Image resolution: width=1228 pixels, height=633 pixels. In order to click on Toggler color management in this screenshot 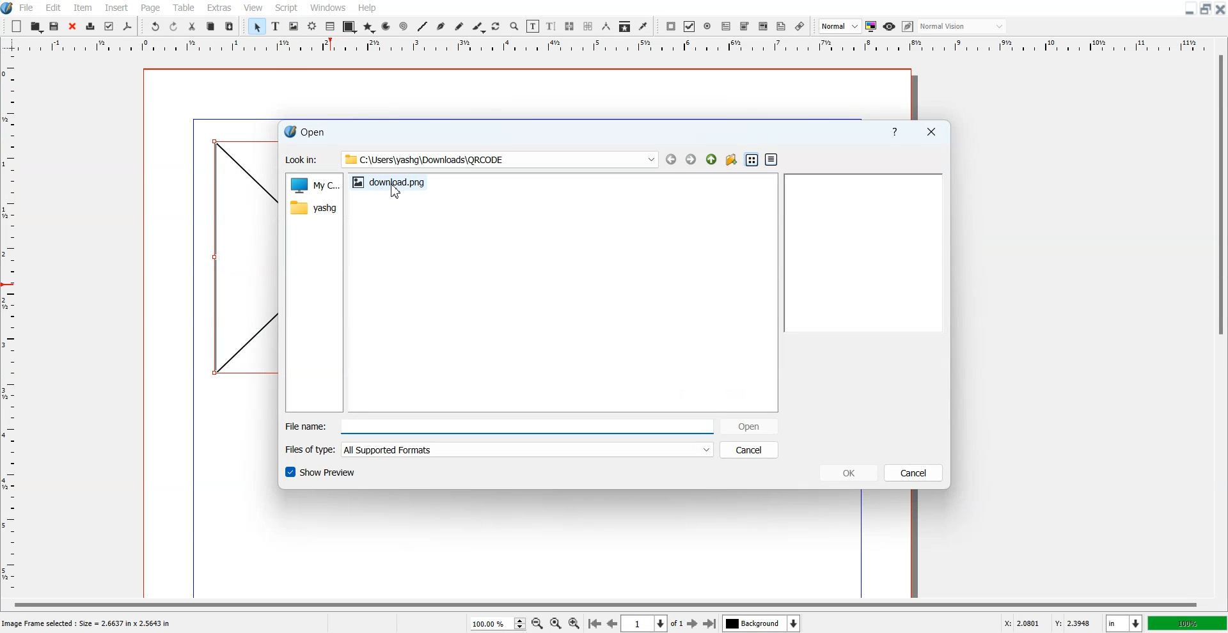, I will do `click(871, 26)`.